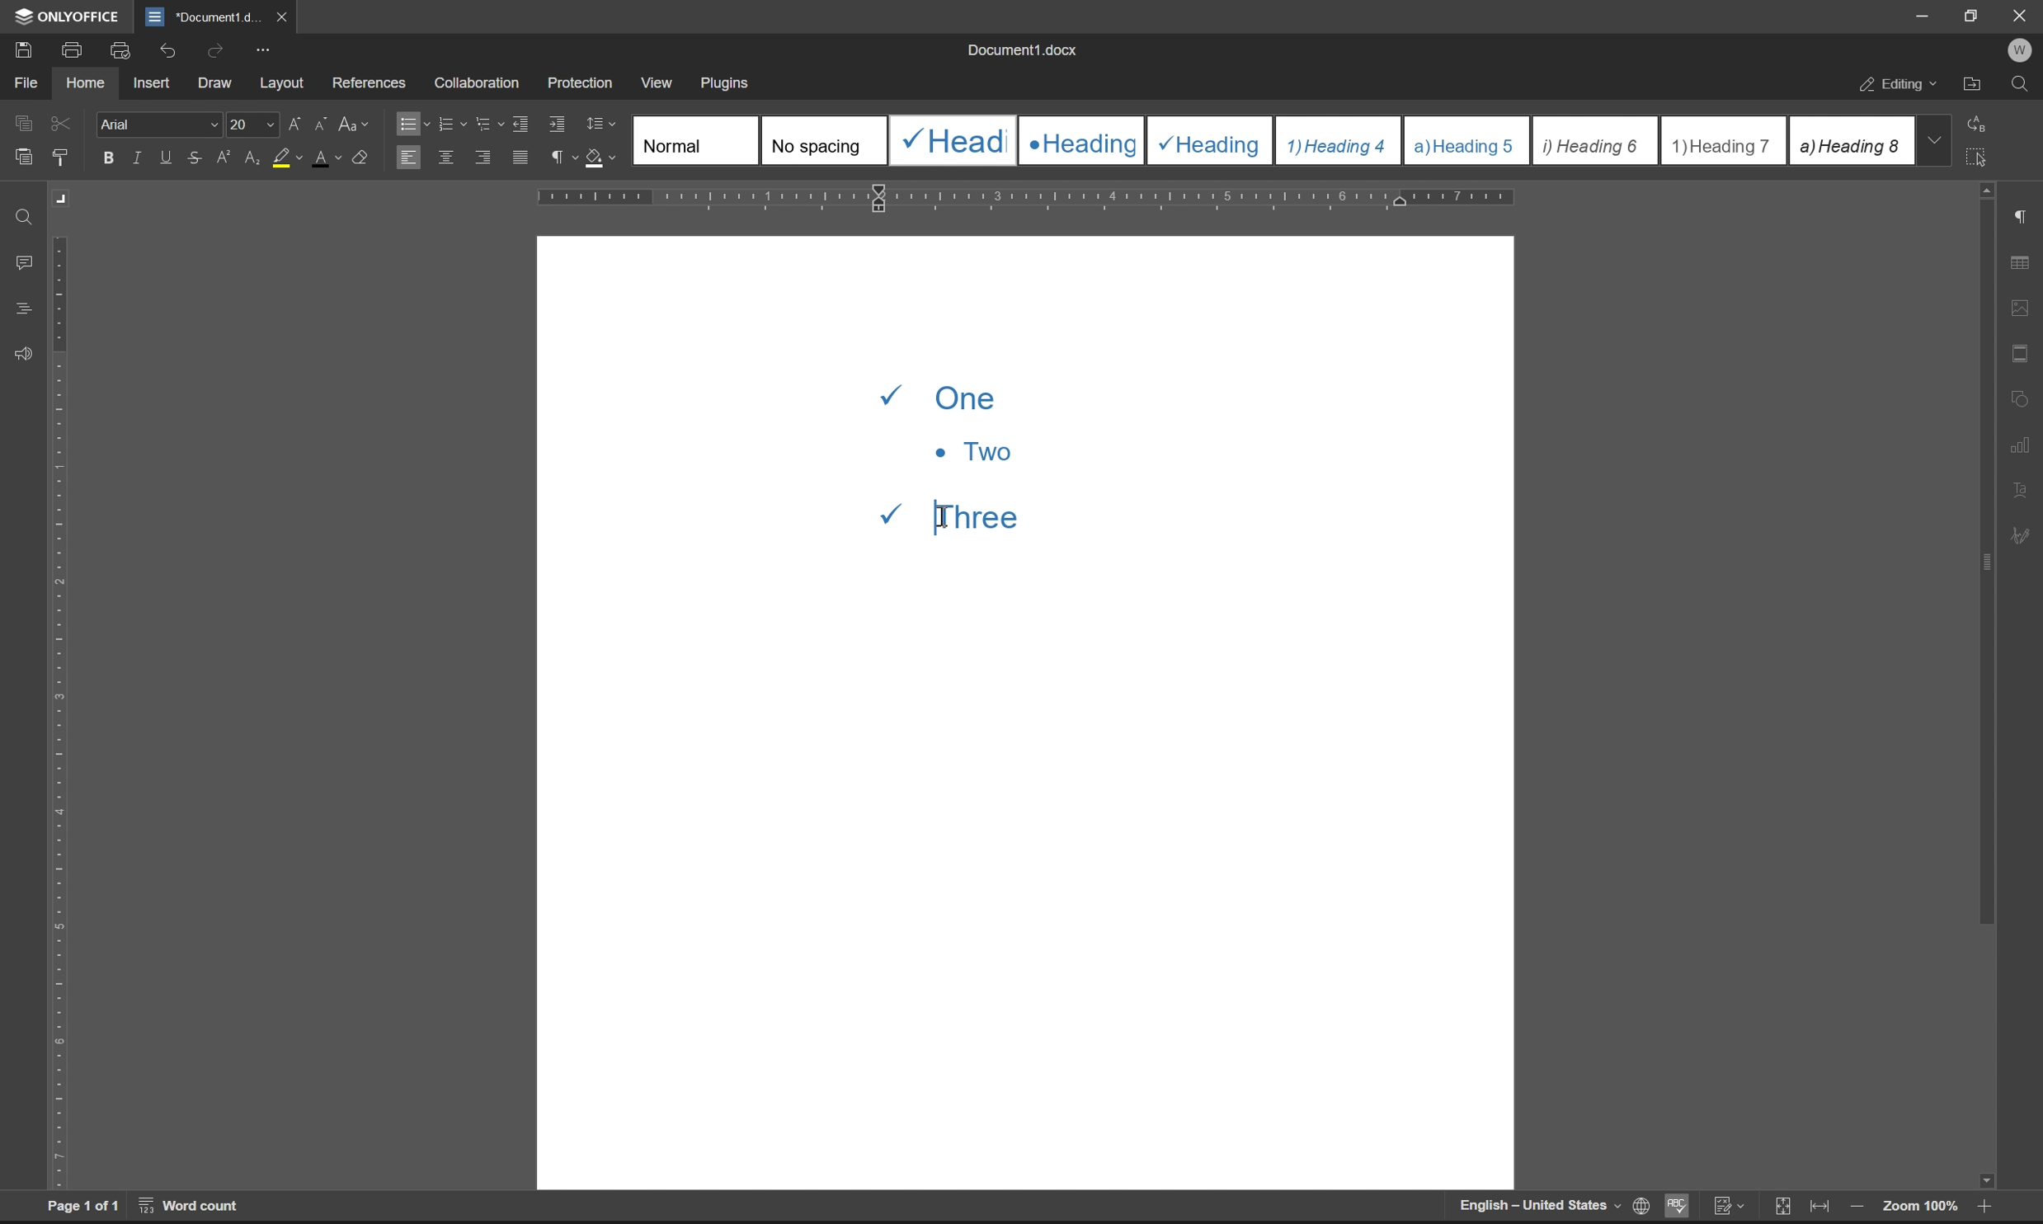 The width and height of the screenshot is (2043, 1224). What do you see at coordinates (84, 81) in the screenshot?
I see `home` at bounding box center [84, 81].